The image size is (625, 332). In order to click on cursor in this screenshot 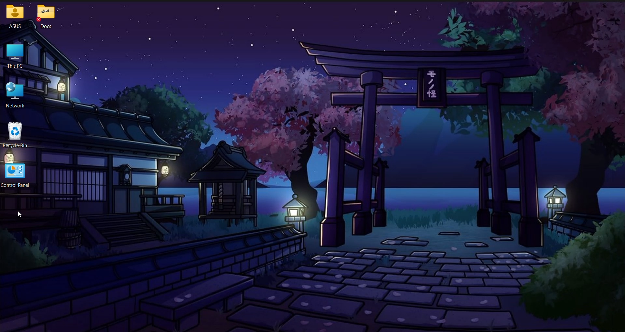, I will do `click(20, 215)`.